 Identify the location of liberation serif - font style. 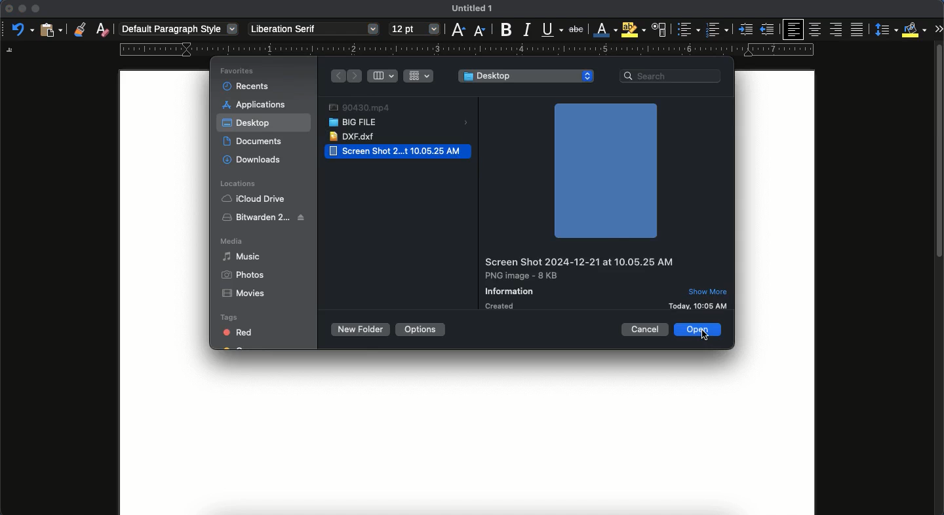
(314, 29).